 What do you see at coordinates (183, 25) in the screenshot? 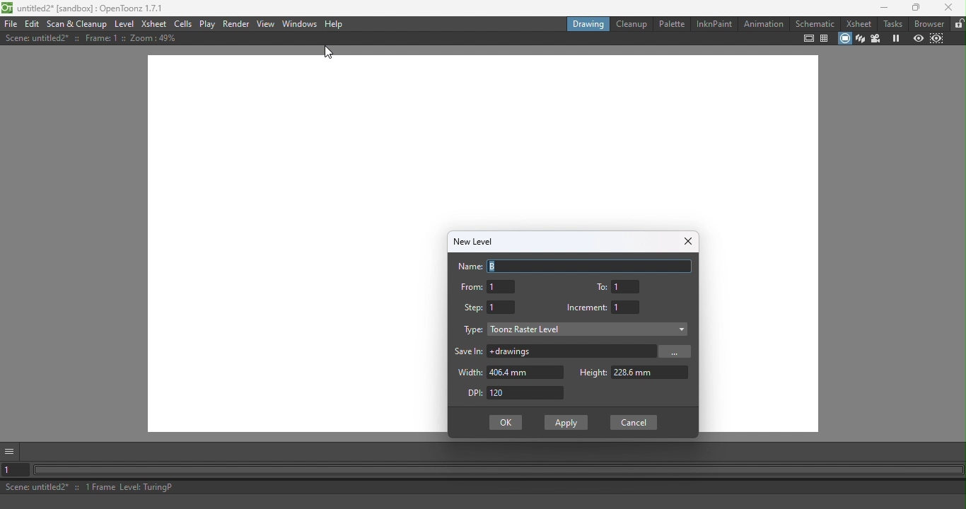
I see `Cells` at bounding box center [183, 25].